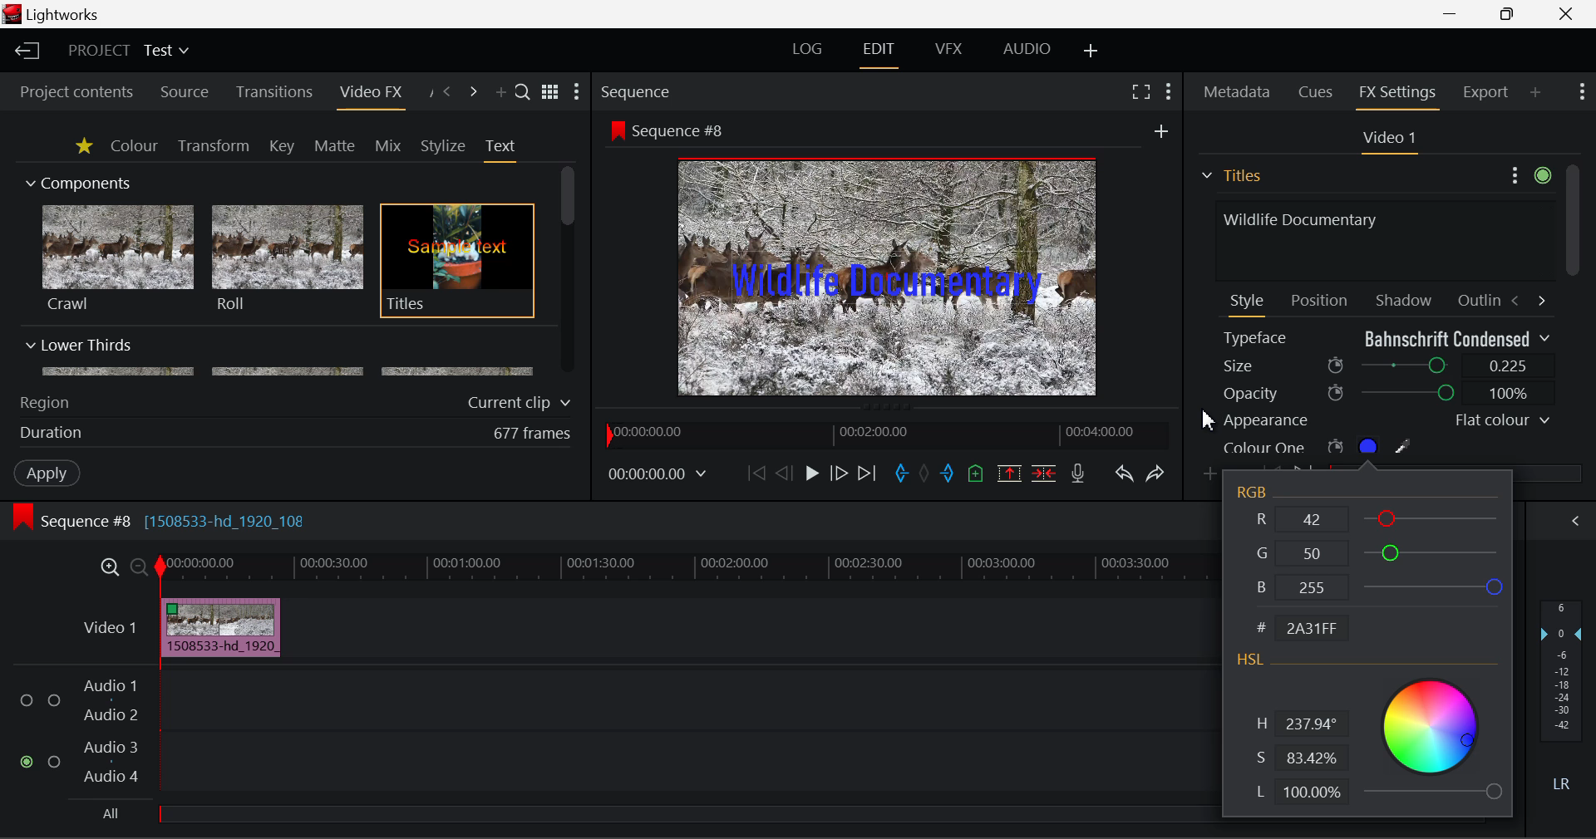 The image size is (1596, 839). What do you see at coordinates (1572, 310) in the screenshot?
I see `Scroll Bar` at bounding box center [1572, 310].